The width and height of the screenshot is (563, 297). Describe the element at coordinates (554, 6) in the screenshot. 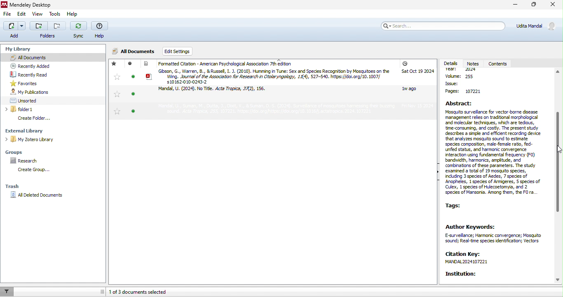

I see `close` at that location.